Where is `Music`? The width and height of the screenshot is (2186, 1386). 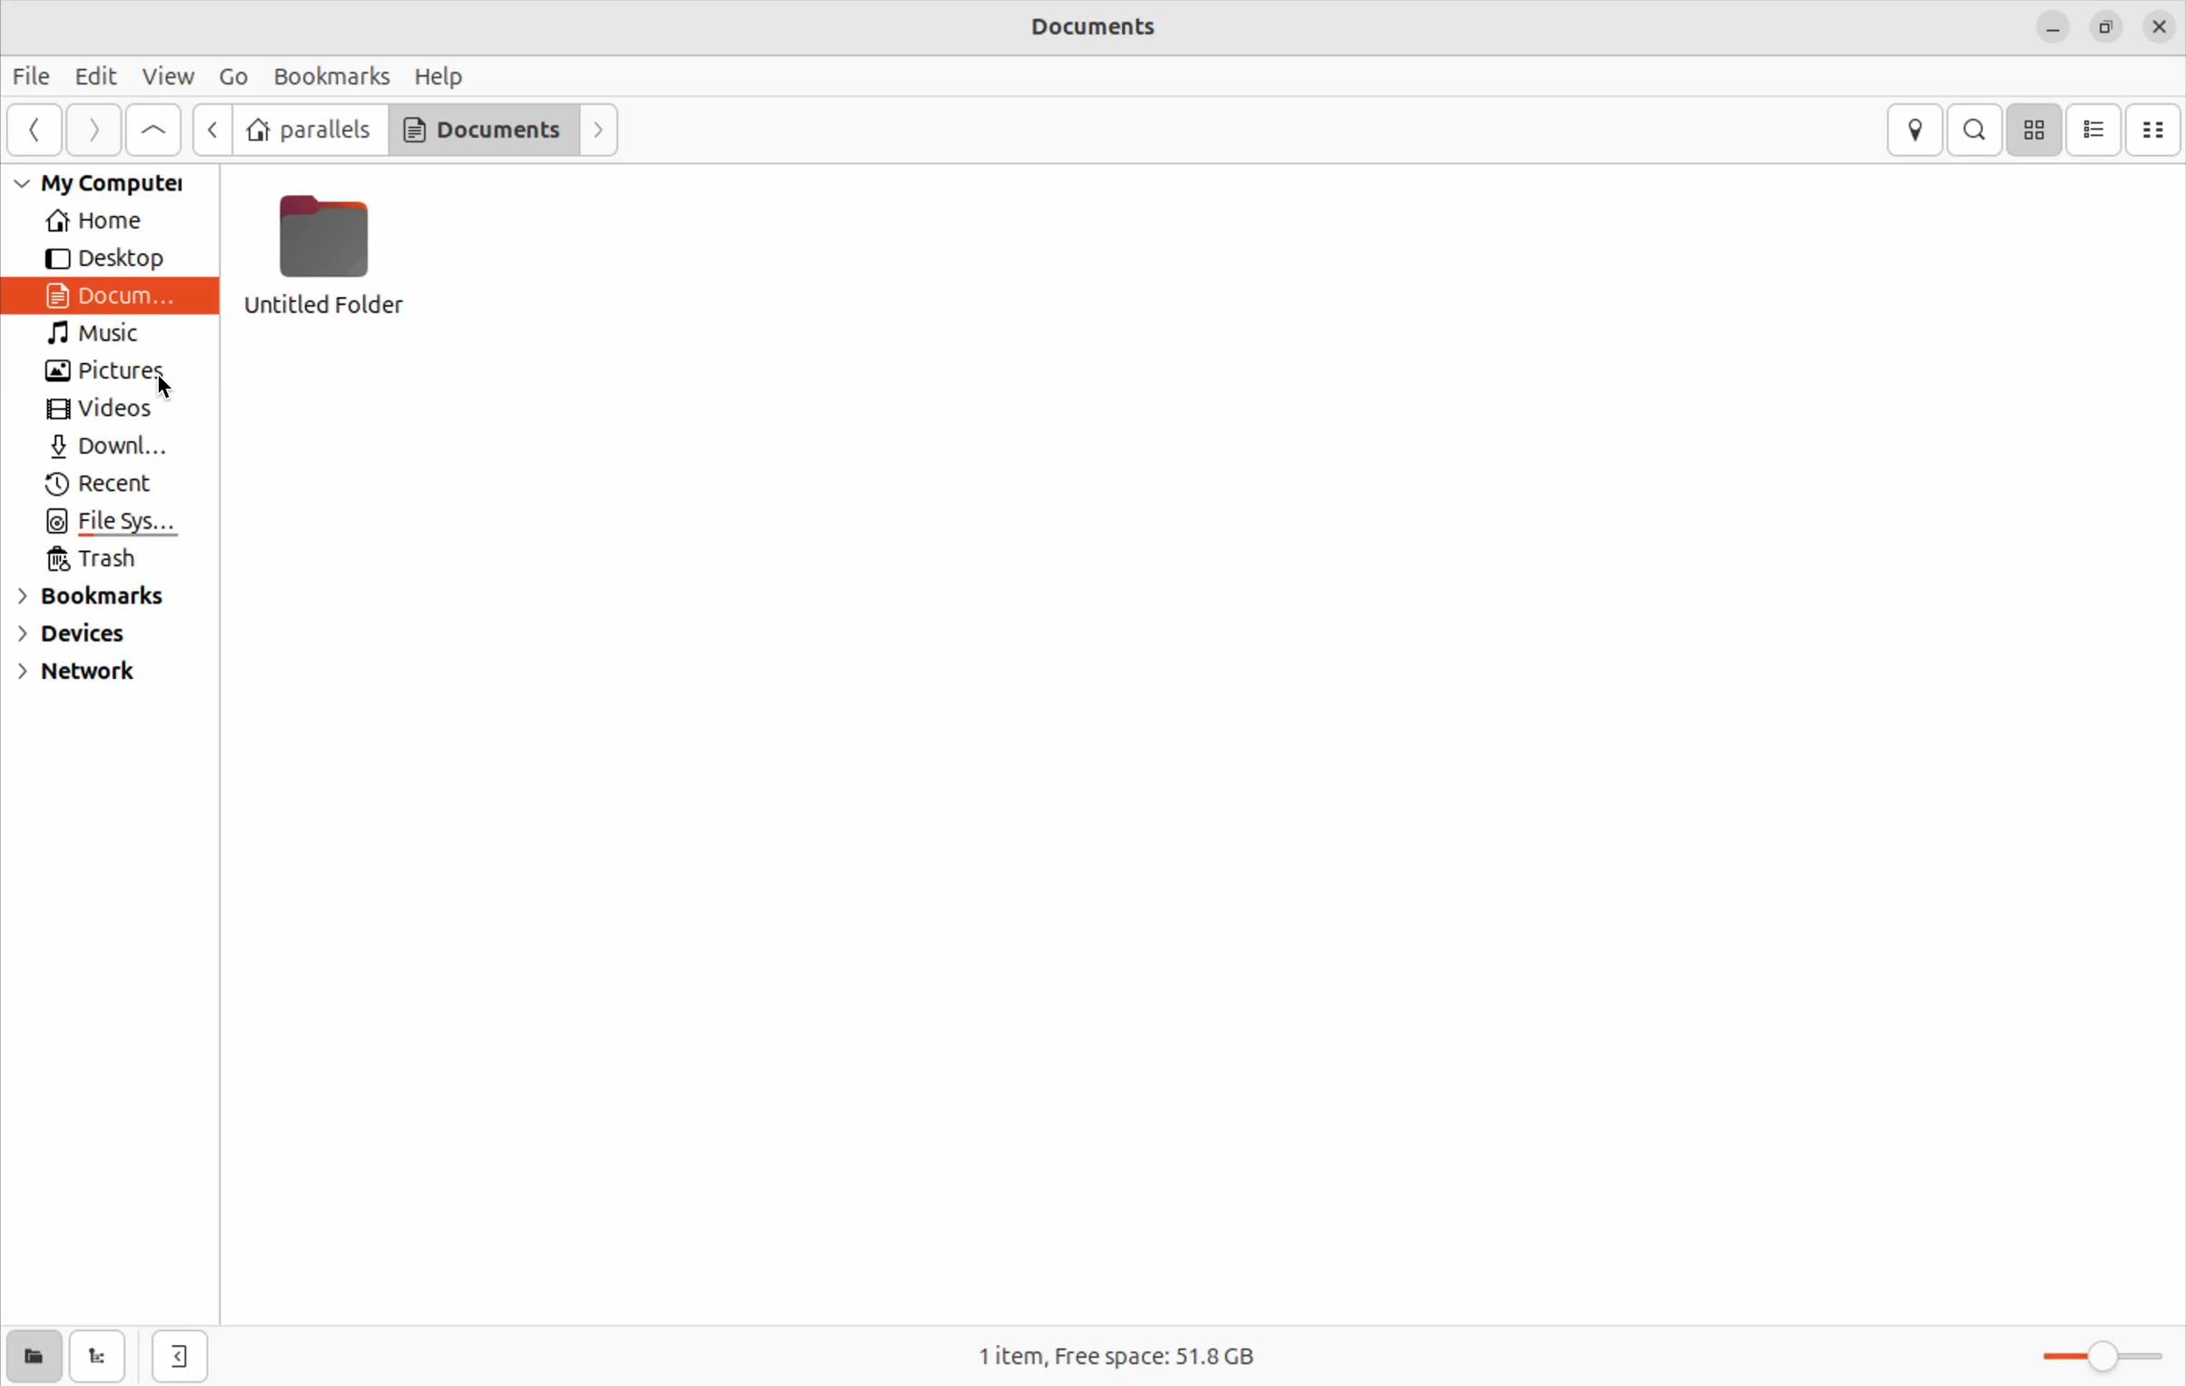 Music is located at coordinates (104, 334).